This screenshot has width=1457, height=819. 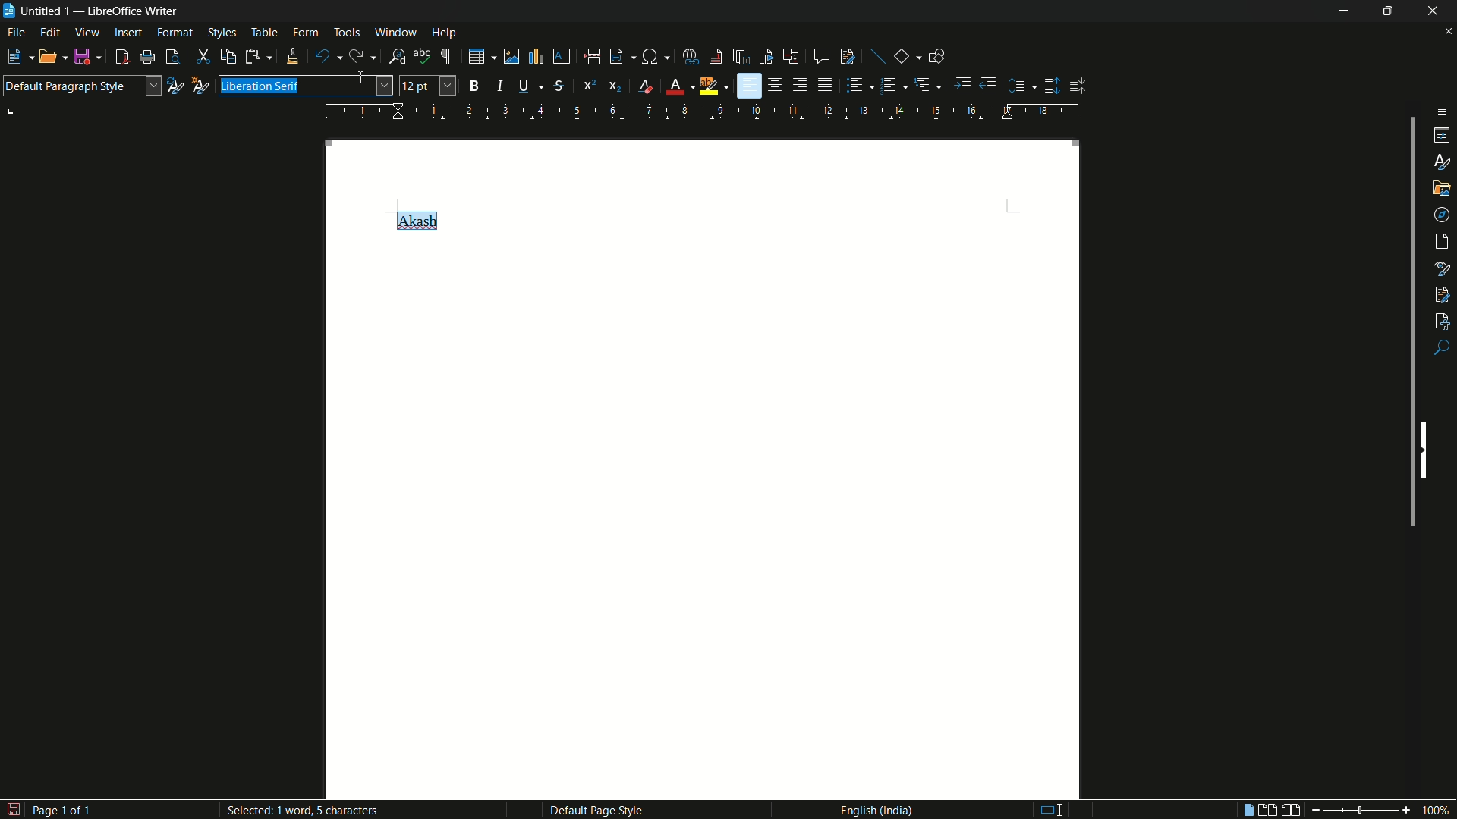 I want to click on insert line, so click(x=879, y=58).